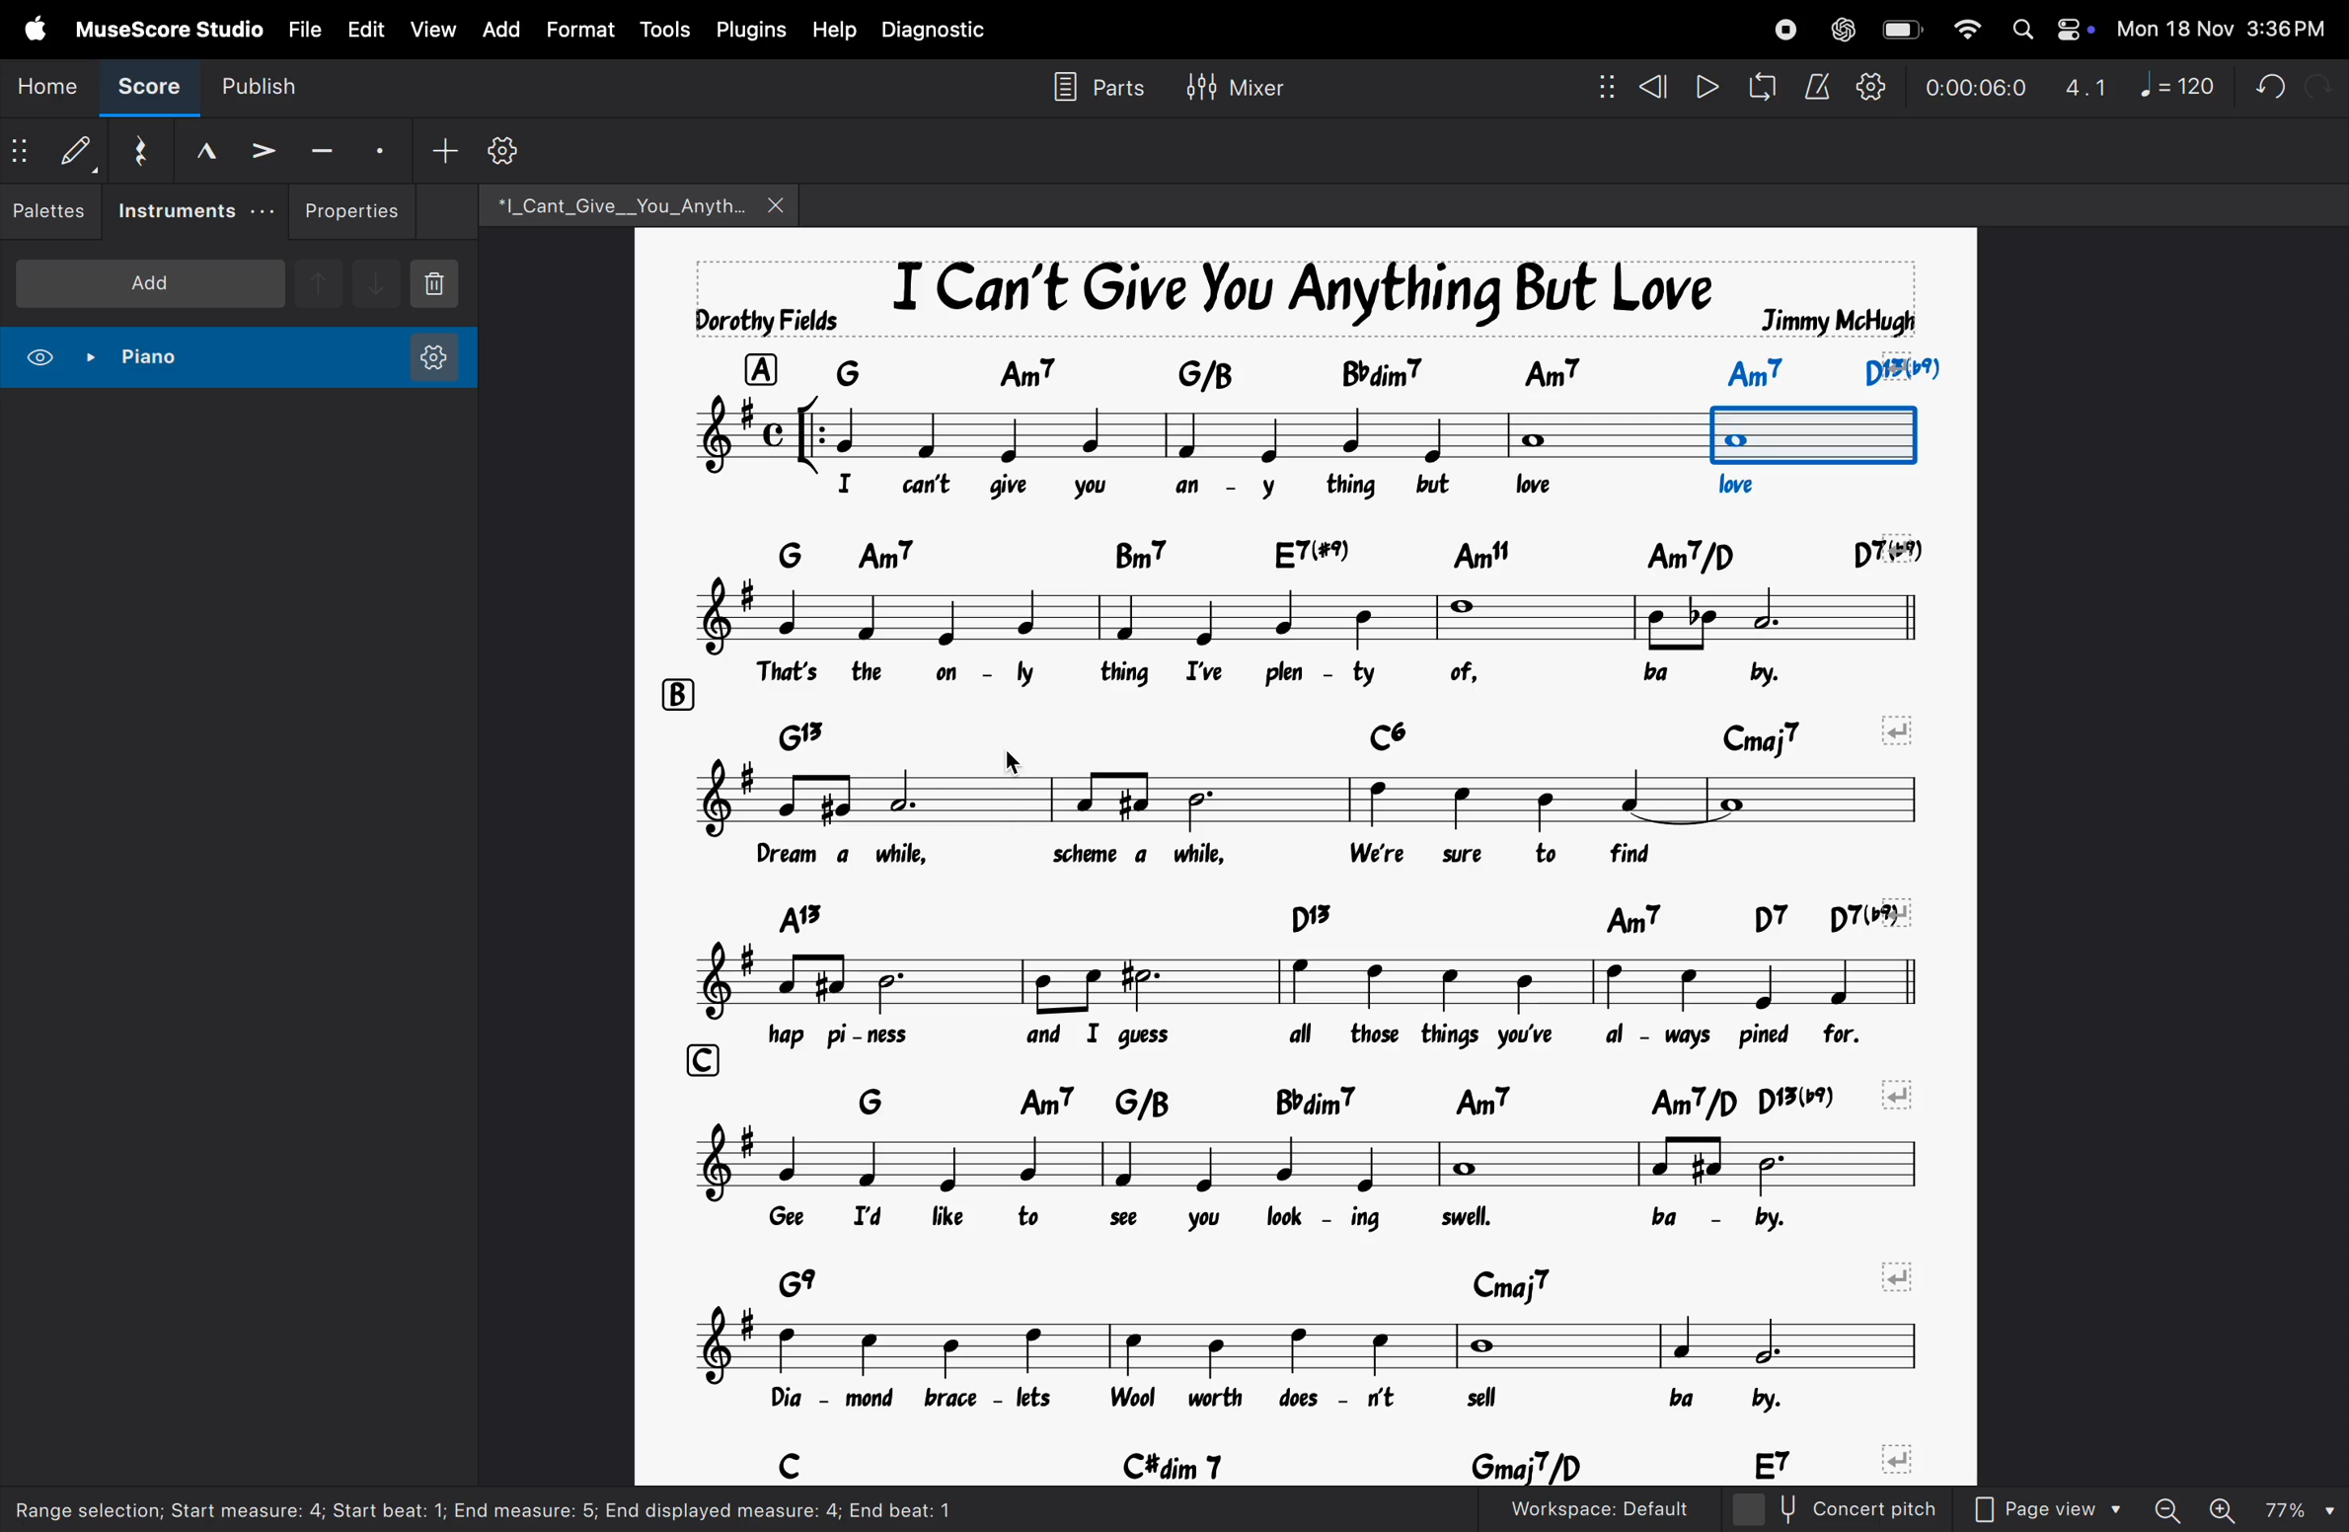 The width and height of the screenshot is (2349, 1532). Describe the element at coordinates (194, 209) in the screenshot. I see `instruments` at that location.